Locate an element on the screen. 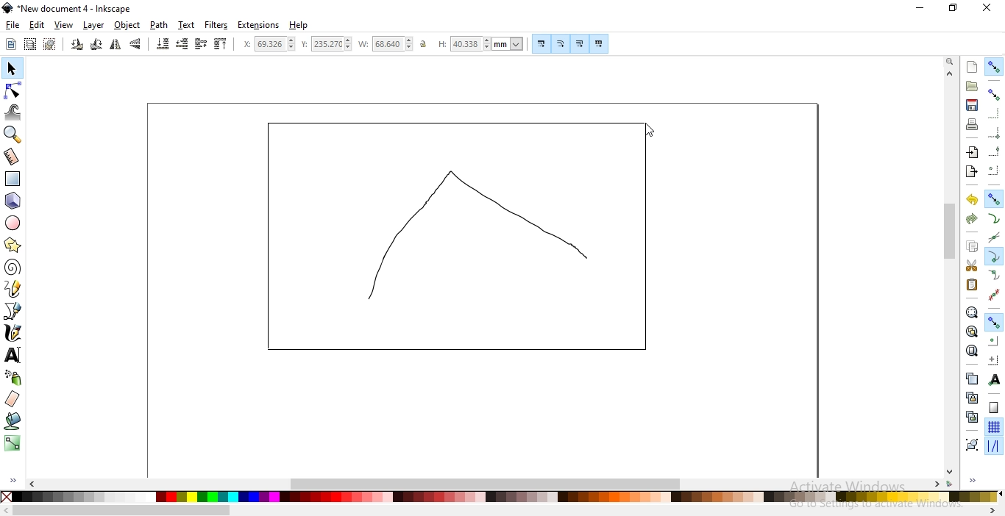 The width and height of the screenshot is (1005, 516).  is located at coordinates (579, 43).